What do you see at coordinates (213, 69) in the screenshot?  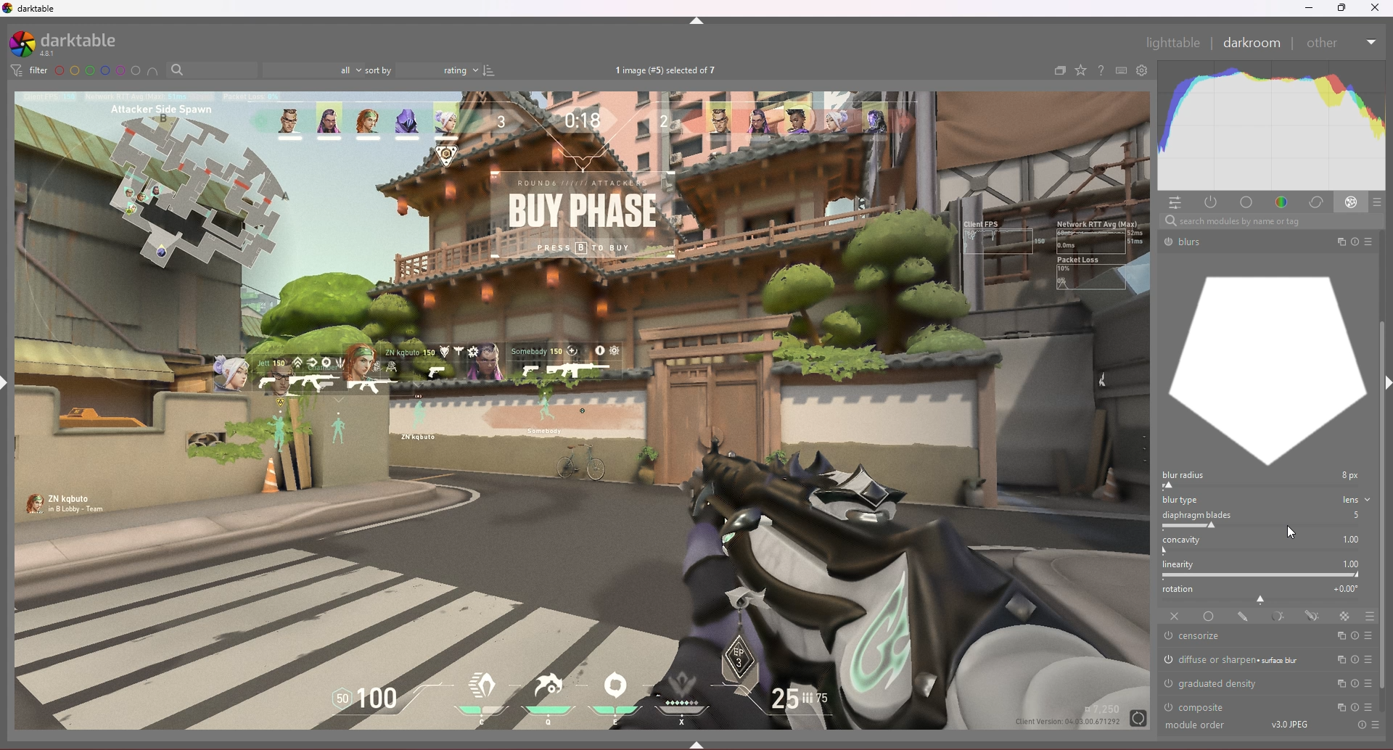 I see `filter by text` at bounding box center [213, 69].